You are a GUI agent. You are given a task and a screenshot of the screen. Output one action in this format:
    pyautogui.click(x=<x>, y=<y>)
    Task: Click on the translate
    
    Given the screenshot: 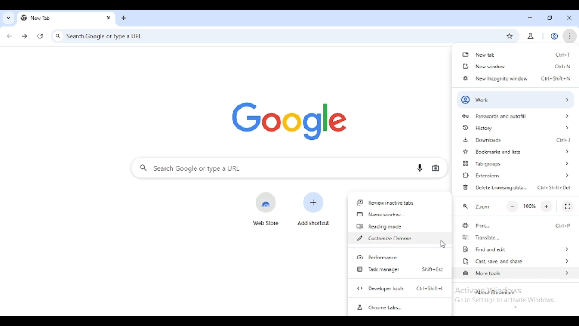 What is the action you would take?
    pyautogui.click(x=483, y=237)
    